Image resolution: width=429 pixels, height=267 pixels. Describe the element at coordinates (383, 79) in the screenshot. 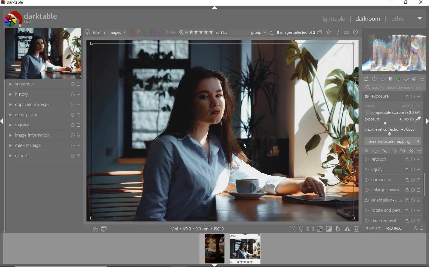

I see `BASE` at that location.